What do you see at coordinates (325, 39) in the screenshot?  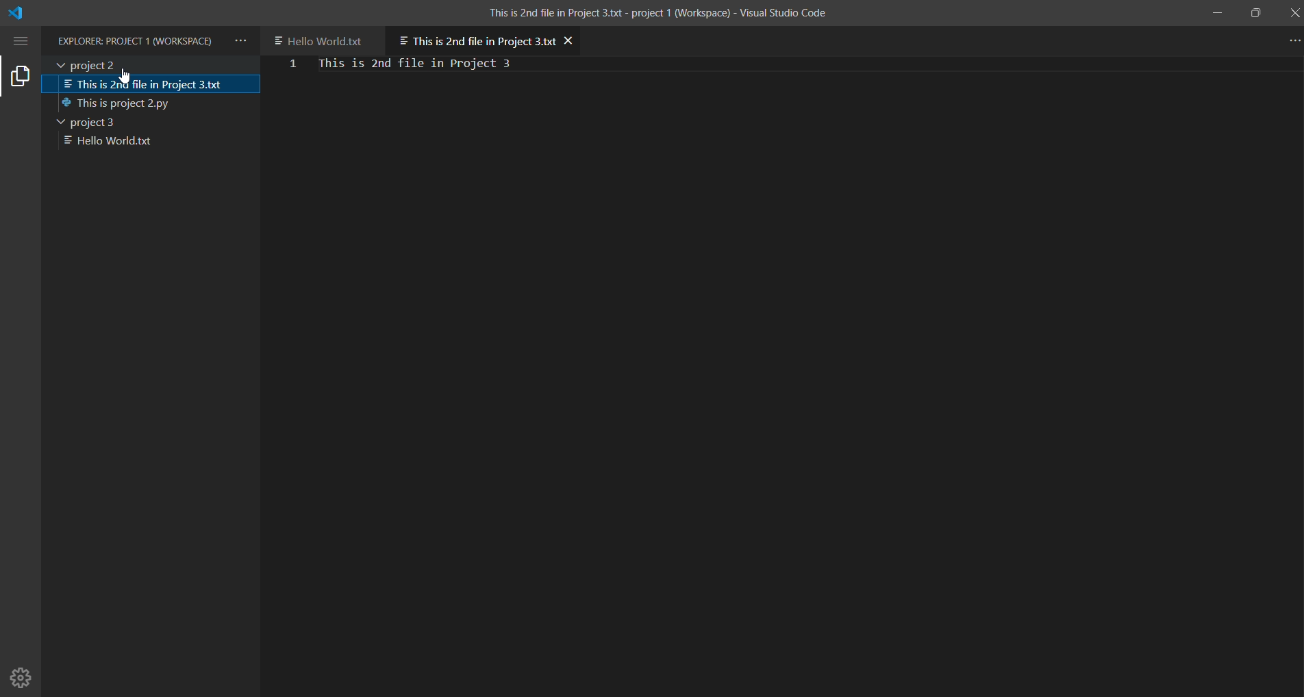 I see `another file in project` at bounding box center [325, 39].